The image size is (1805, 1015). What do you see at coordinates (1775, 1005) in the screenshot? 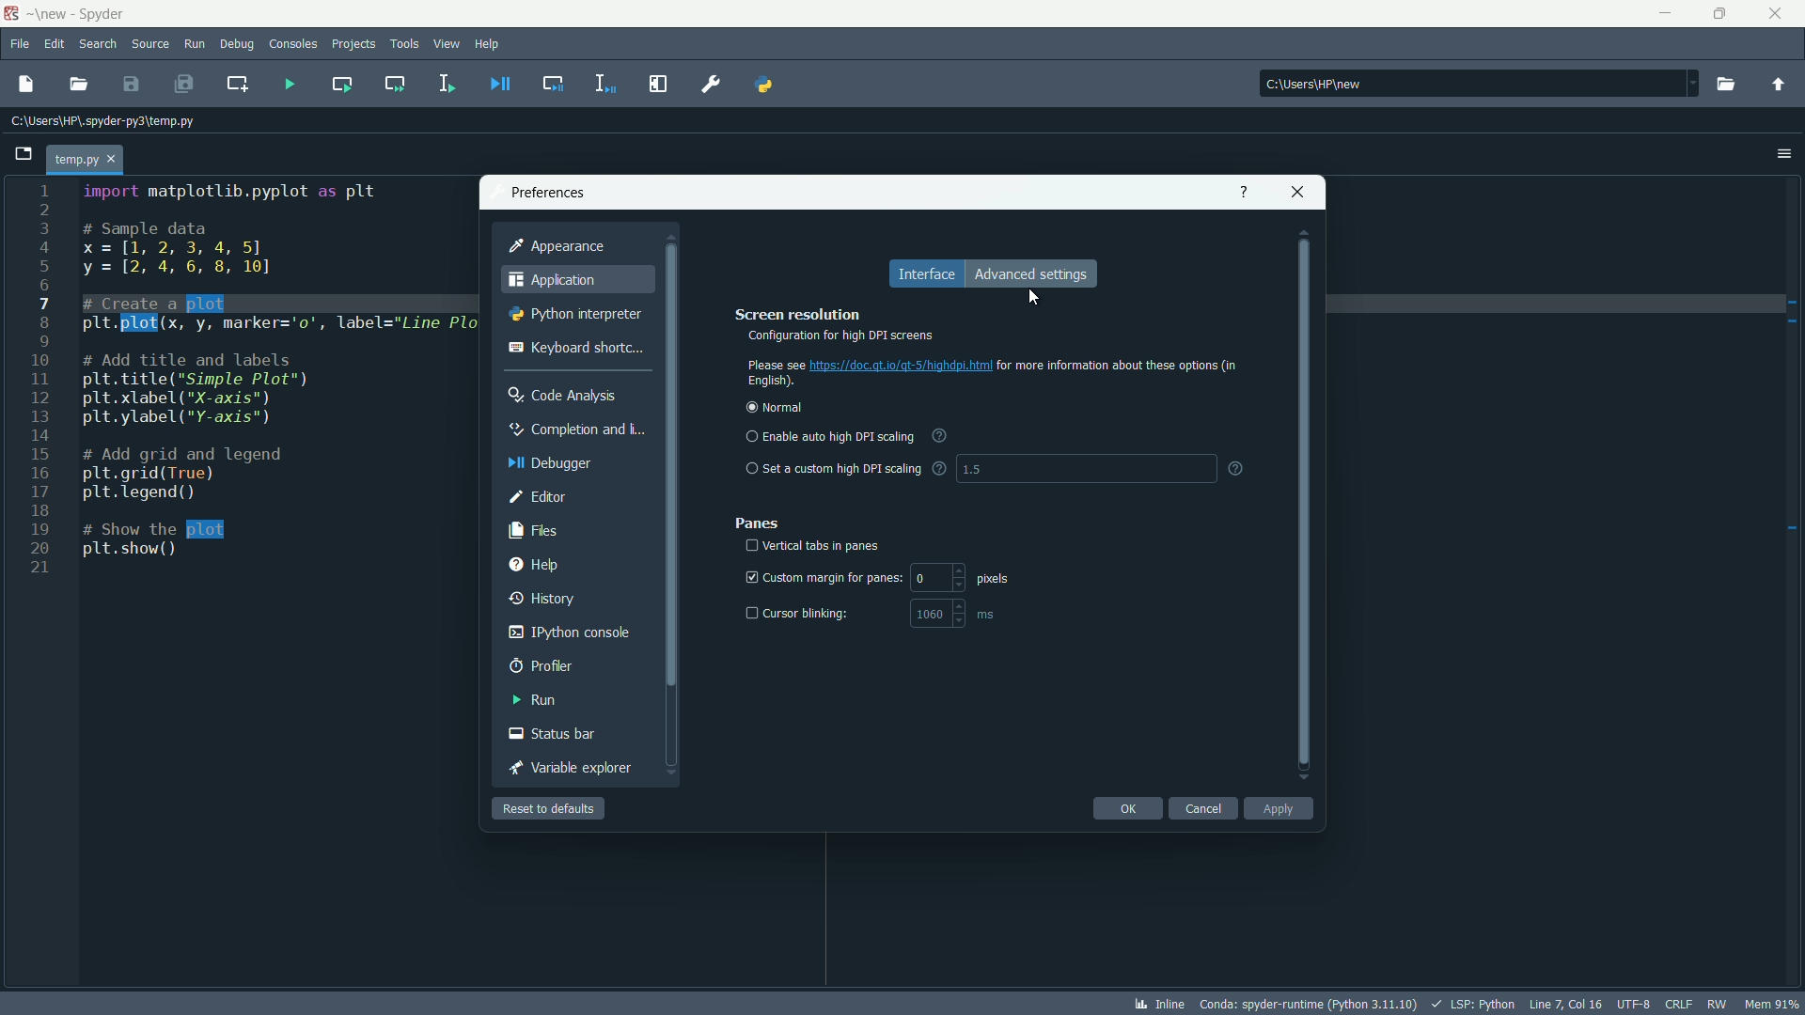
I see `memory usage` at bounding box center [1775, 1005].